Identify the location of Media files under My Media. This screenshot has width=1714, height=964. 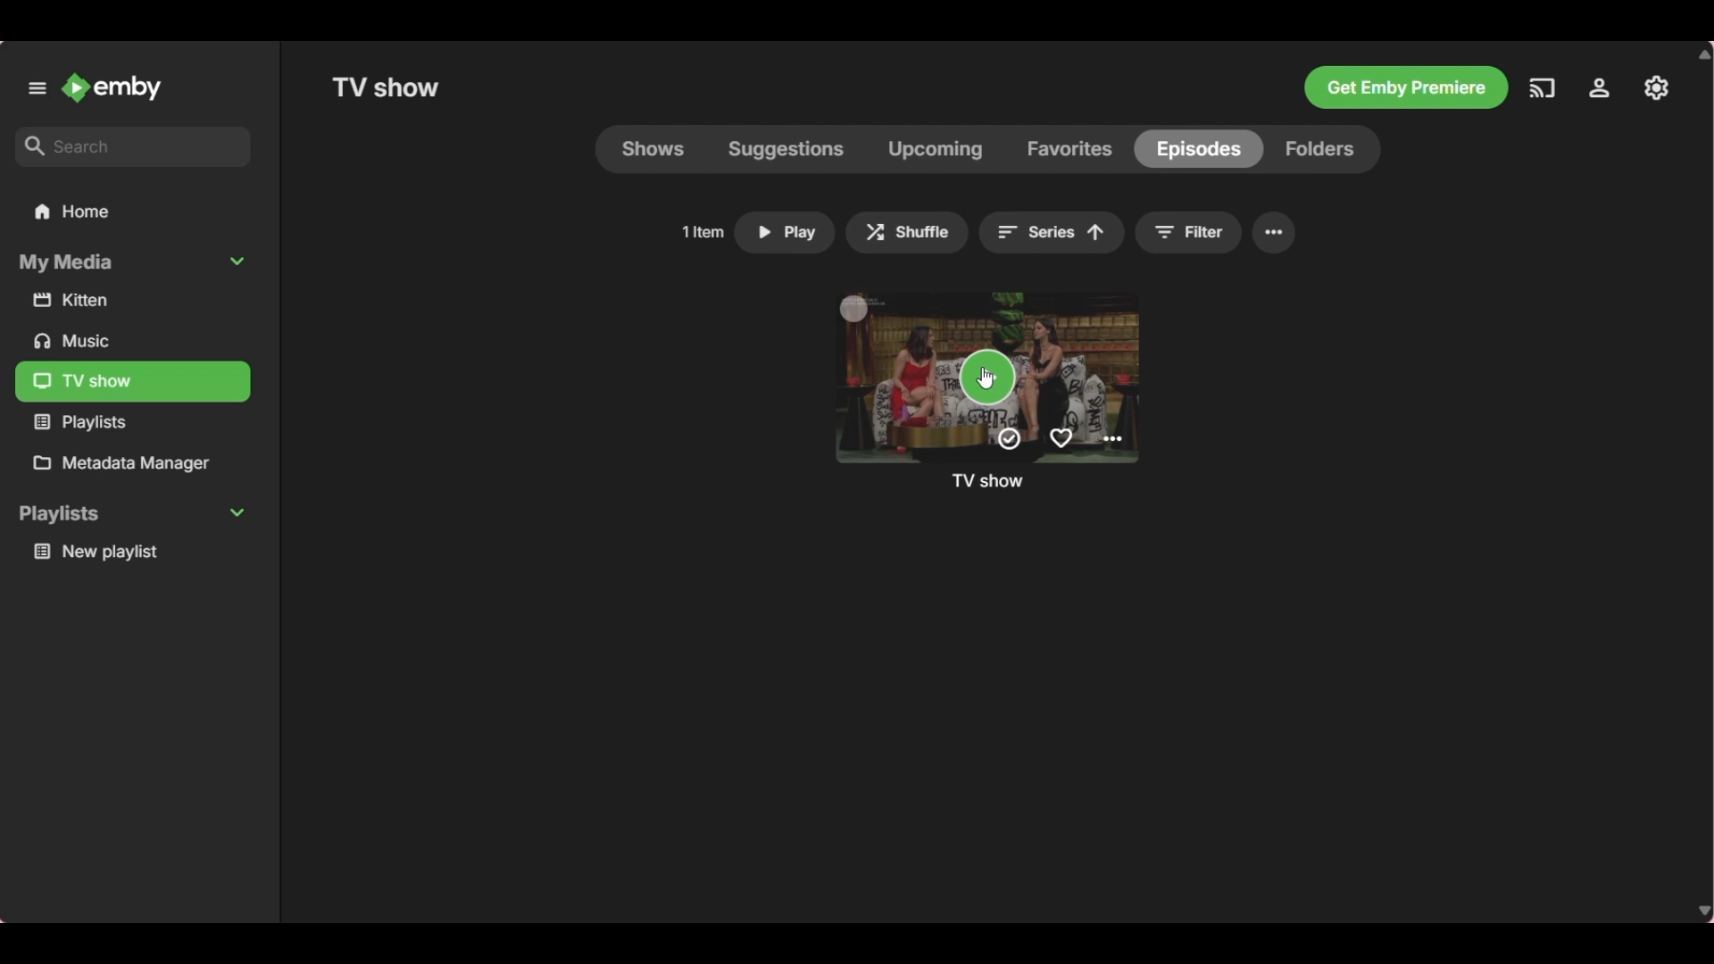
(137, 382).